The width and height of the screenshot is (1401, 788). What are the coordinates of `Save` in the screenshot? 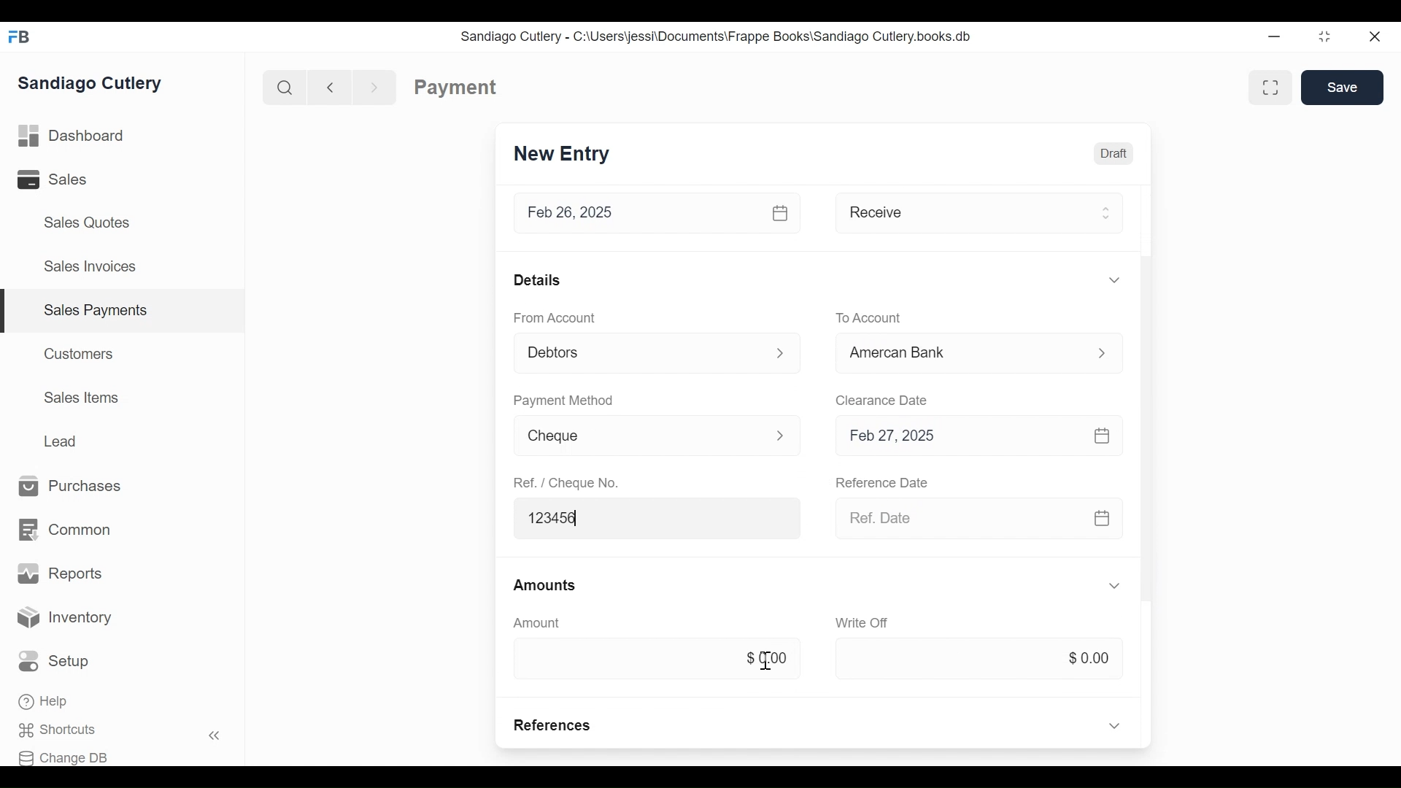 It's located at (1343, 87).